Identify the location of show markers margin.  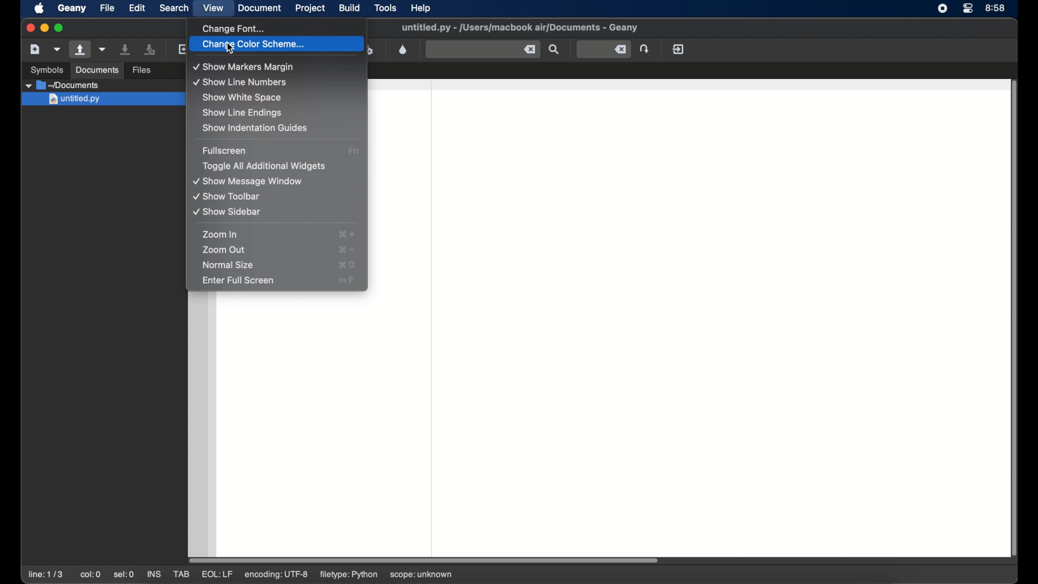
(244, 68).